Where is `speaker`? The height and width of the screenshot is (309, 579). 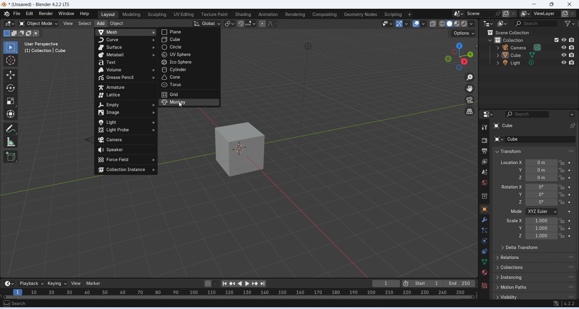 speaker is located at coordinates (126, 150).